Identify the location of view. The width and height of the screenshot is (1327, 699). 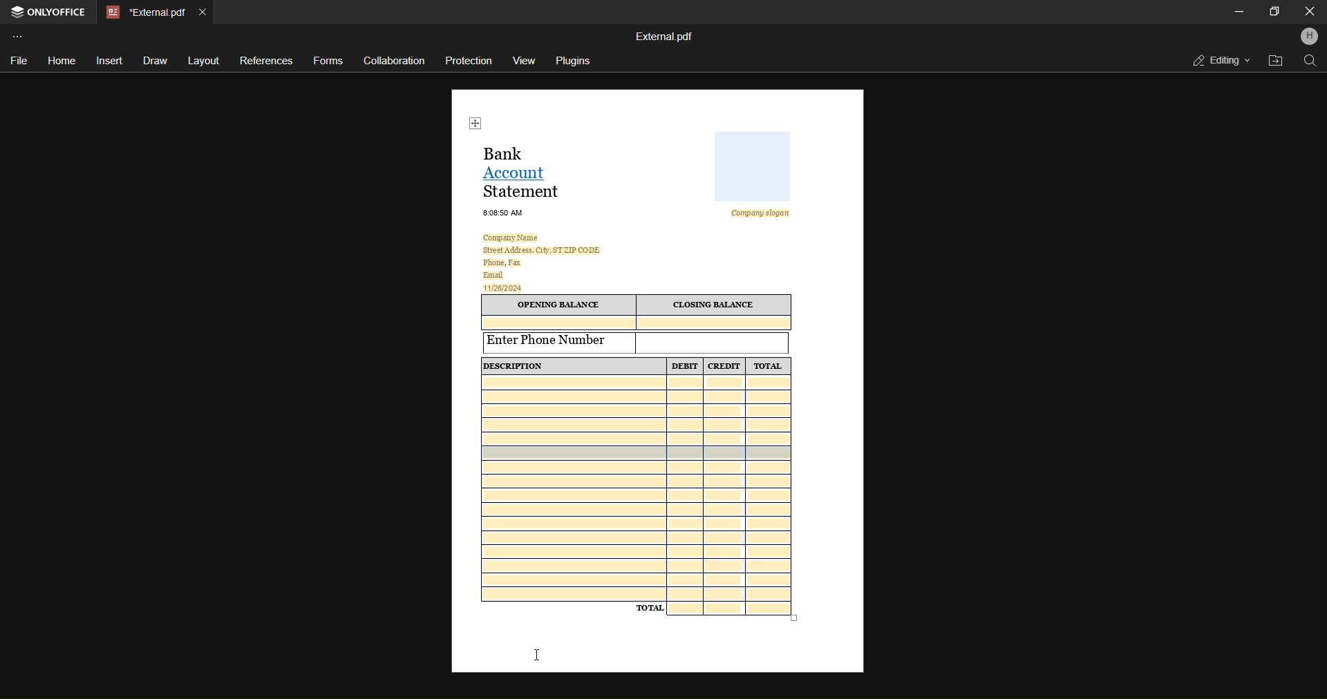
(527, 60).